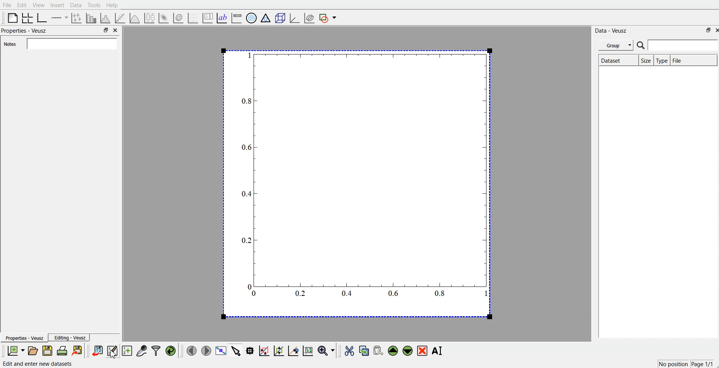 The width and height of the screenshot is (719, 368). Describe the element at coordinates (62, 351) in the screenshot. I see `print document` at that location.